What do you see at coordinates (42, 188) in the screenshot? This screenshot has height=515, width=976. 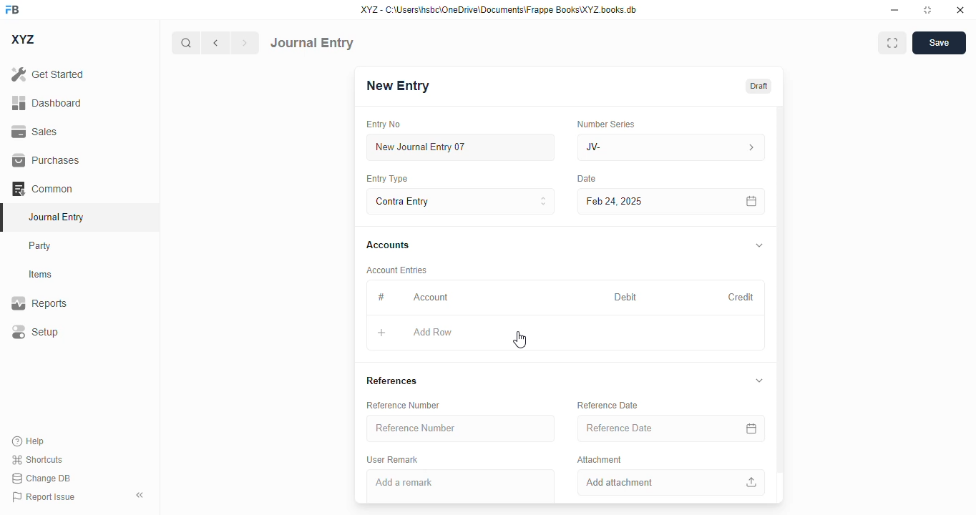 I see `common` at bounding box center [42, 188].